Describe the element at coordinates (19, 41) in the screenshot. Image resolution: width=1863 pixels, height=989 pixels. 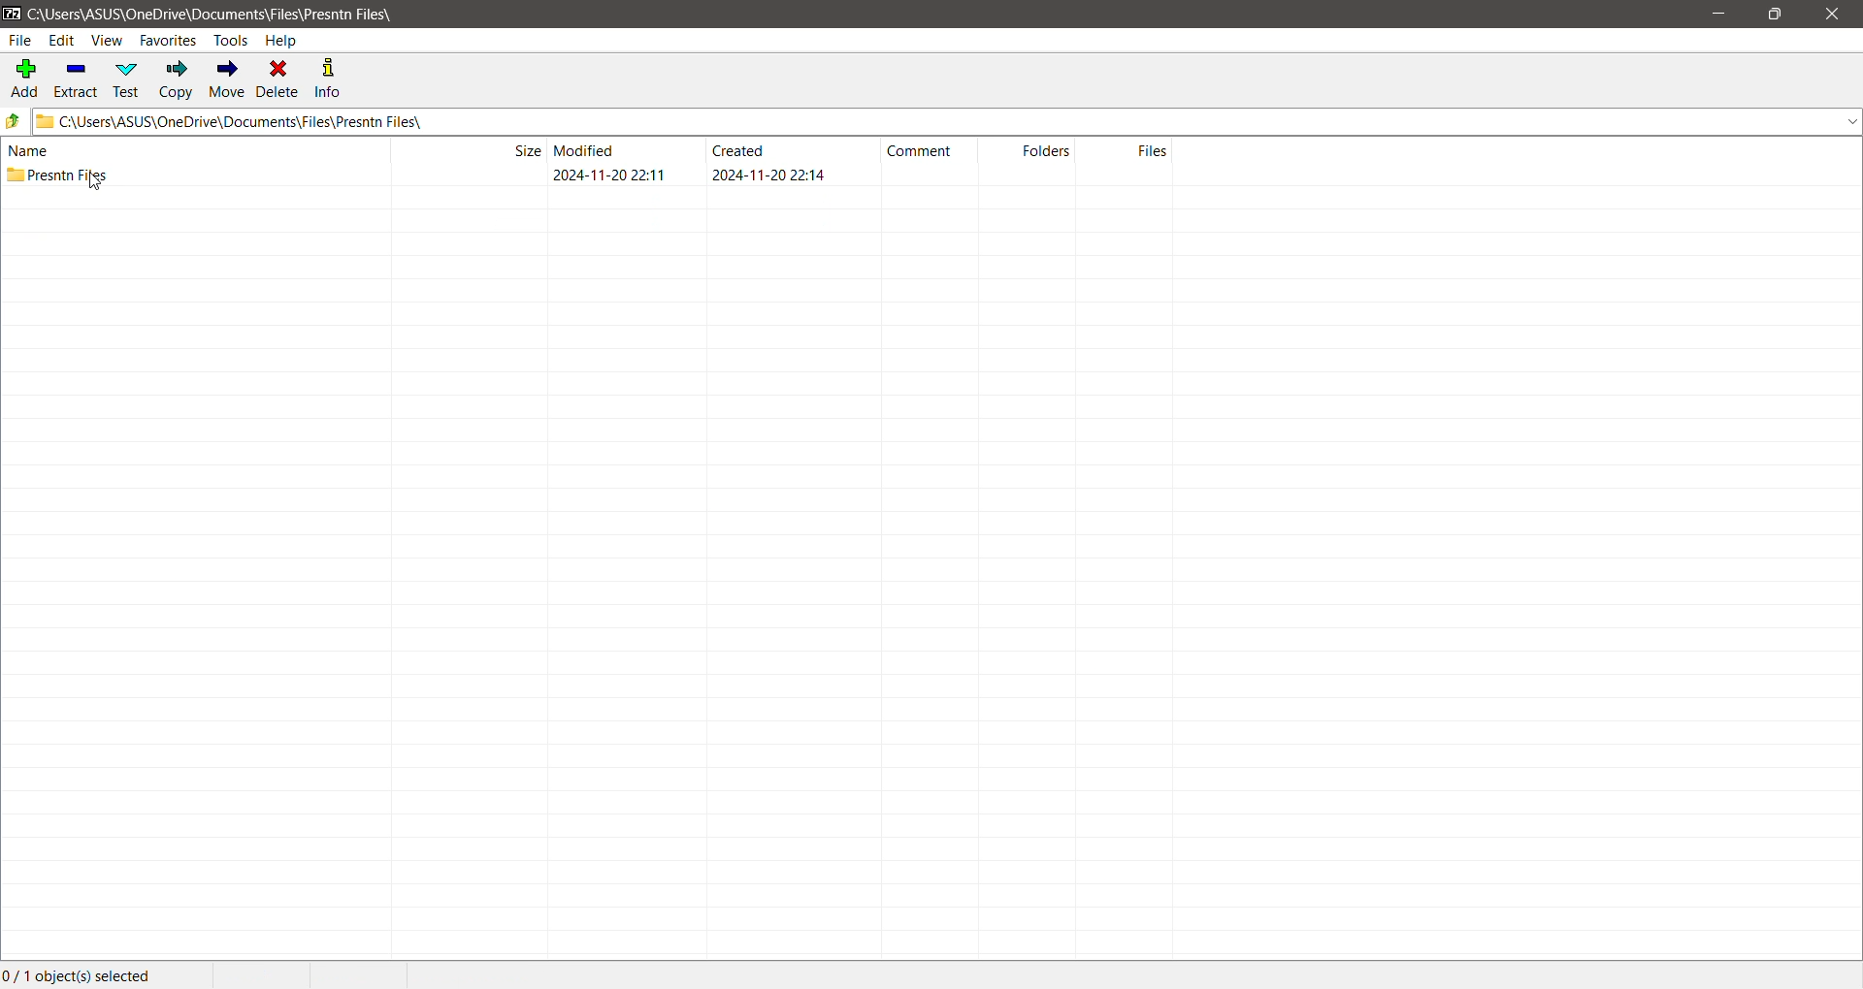
I see `File` at that location.